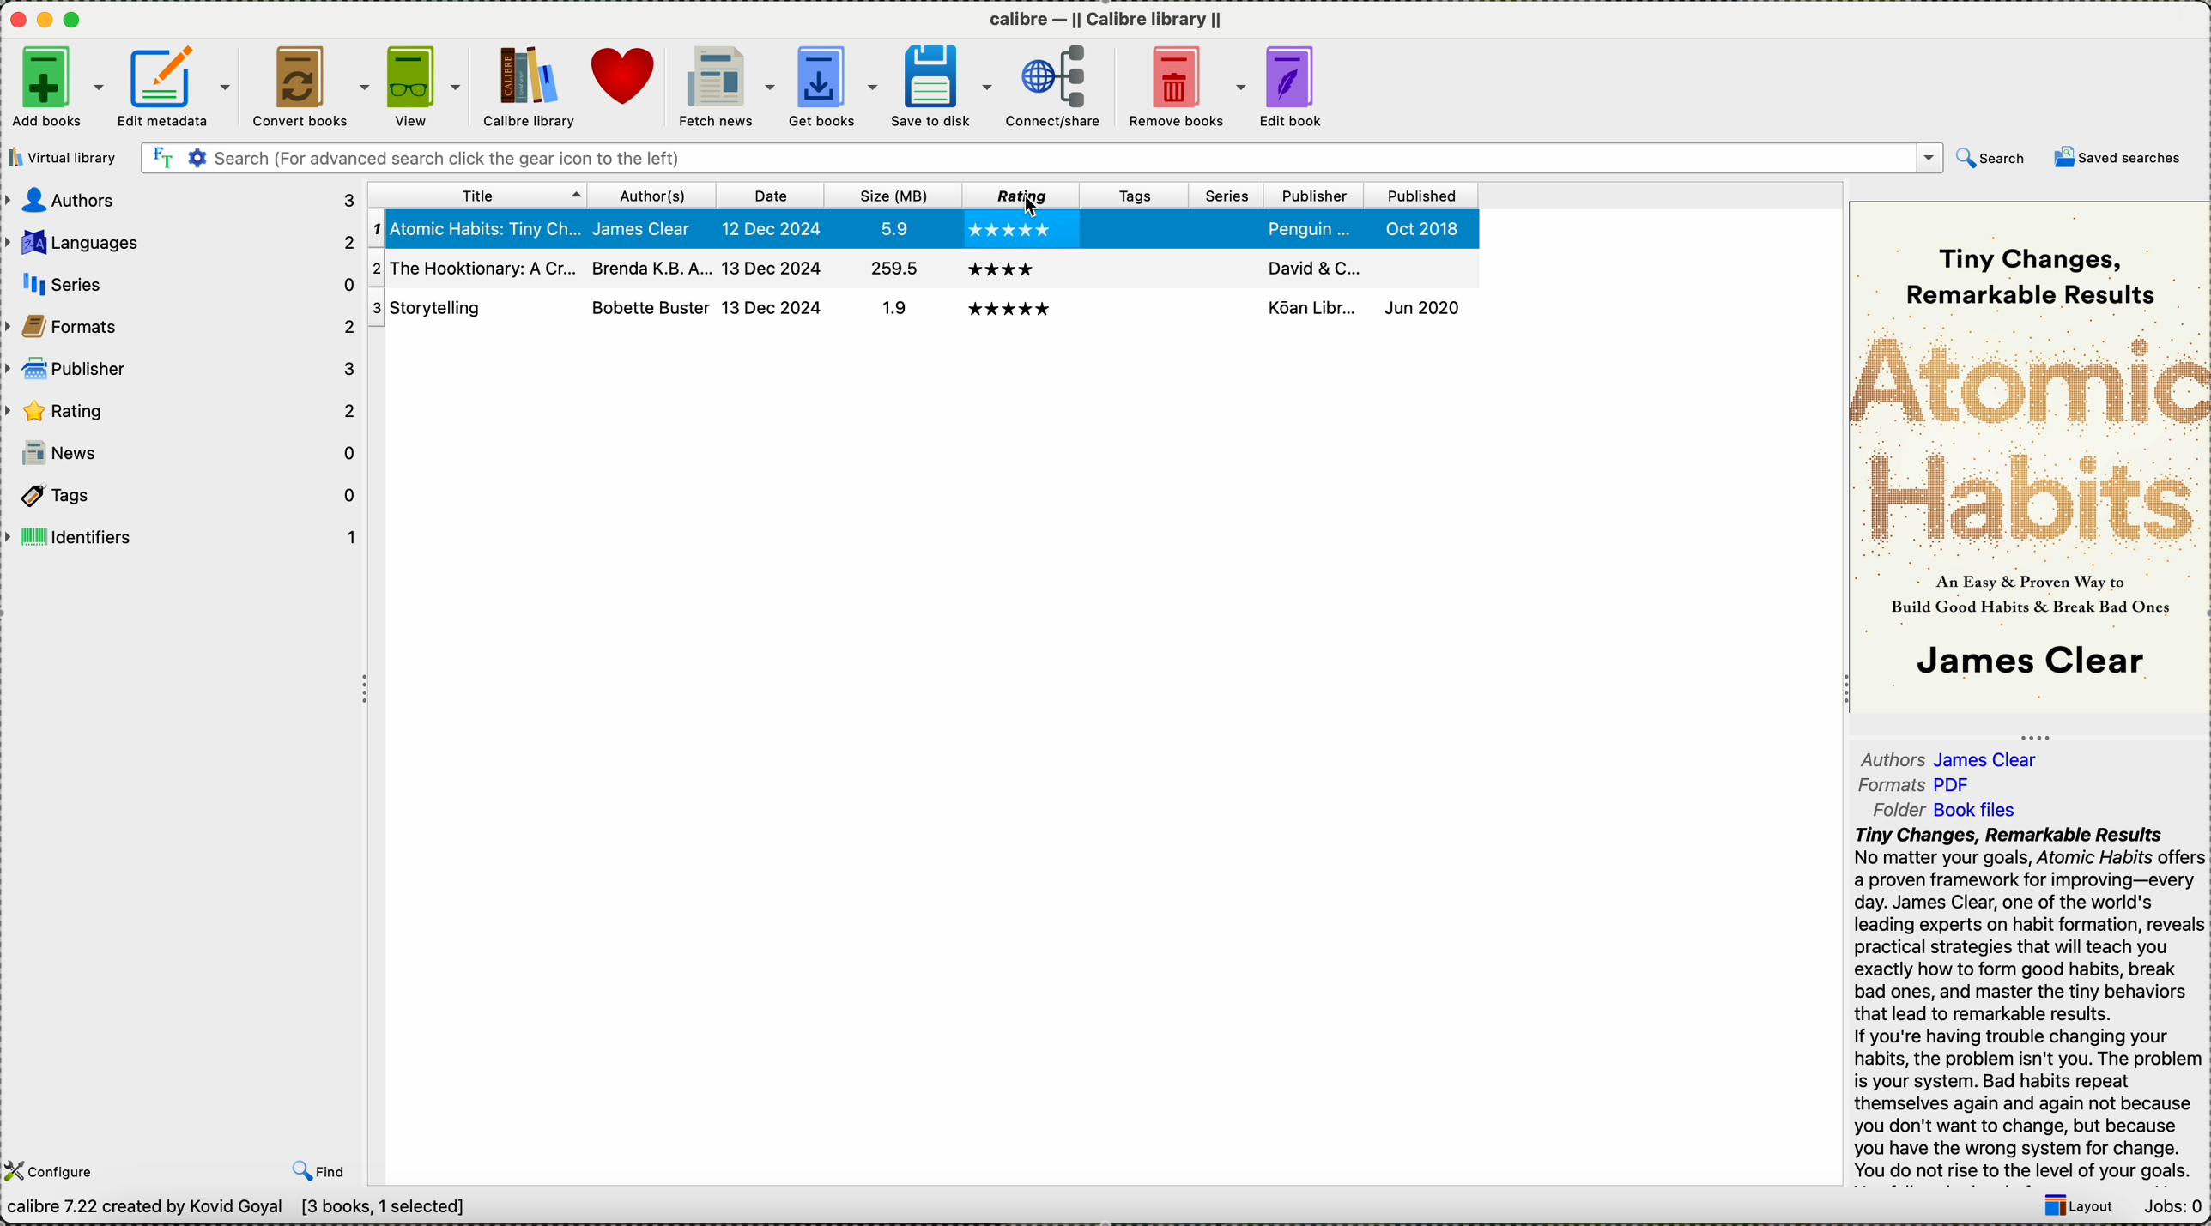  I want to click on find, so click(318, 1171).